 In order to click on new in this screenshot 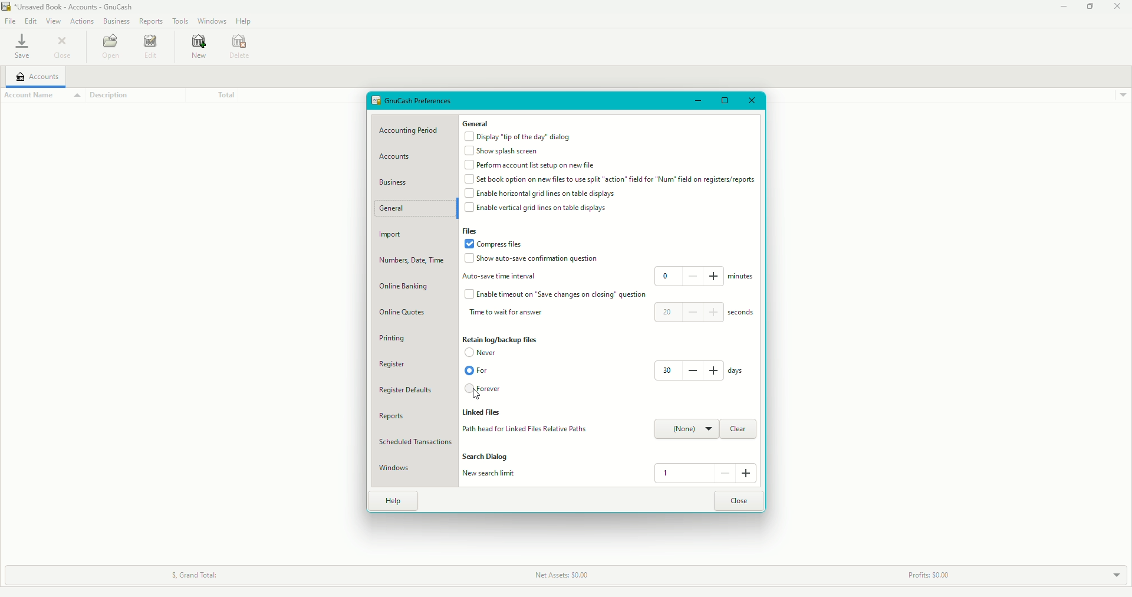, I will do `click(196, 48)`.